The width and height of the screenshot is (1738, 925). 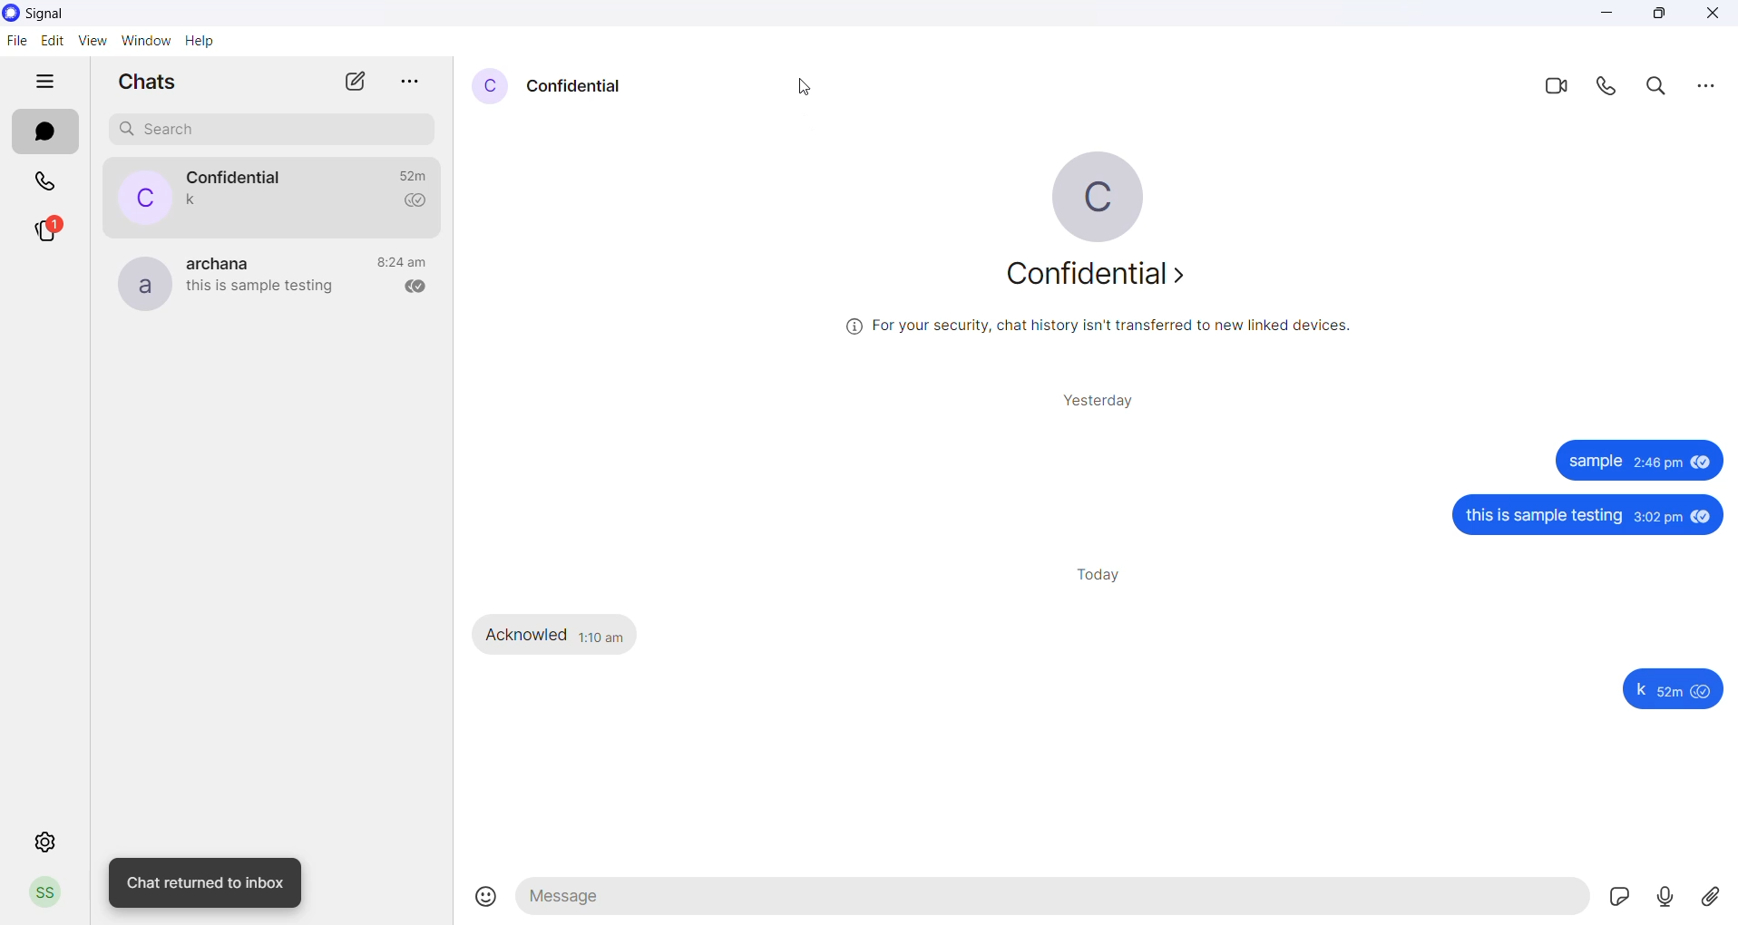 What do you see at coordinates (43, 83) in the screenshot?
I see `hide` at bounding box center [43, 83].